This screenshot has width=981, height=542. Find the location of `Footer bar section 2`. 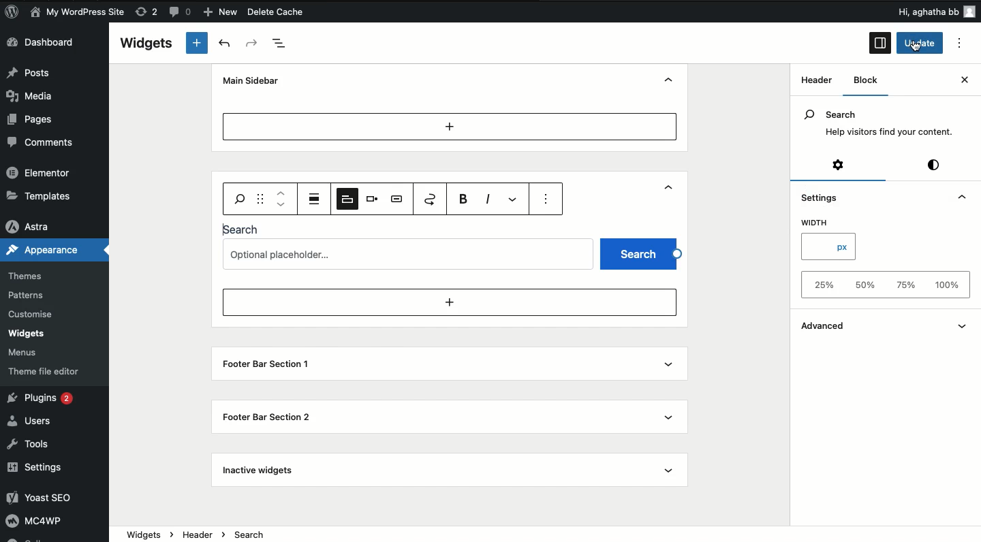

Footer bar section 2 is located at coordinates (267, 416).